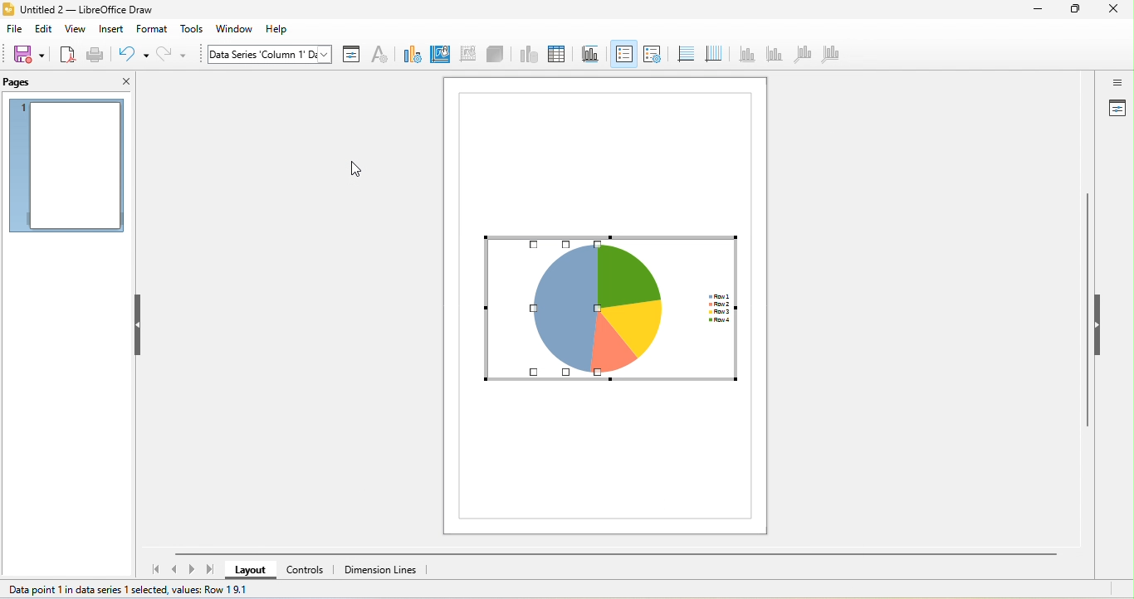 This screenshot has width=1134, height=599. What do you see at coordinates (354, 170) in the screenshot?
I see `cursor movement` at bounding box center [354, 170].